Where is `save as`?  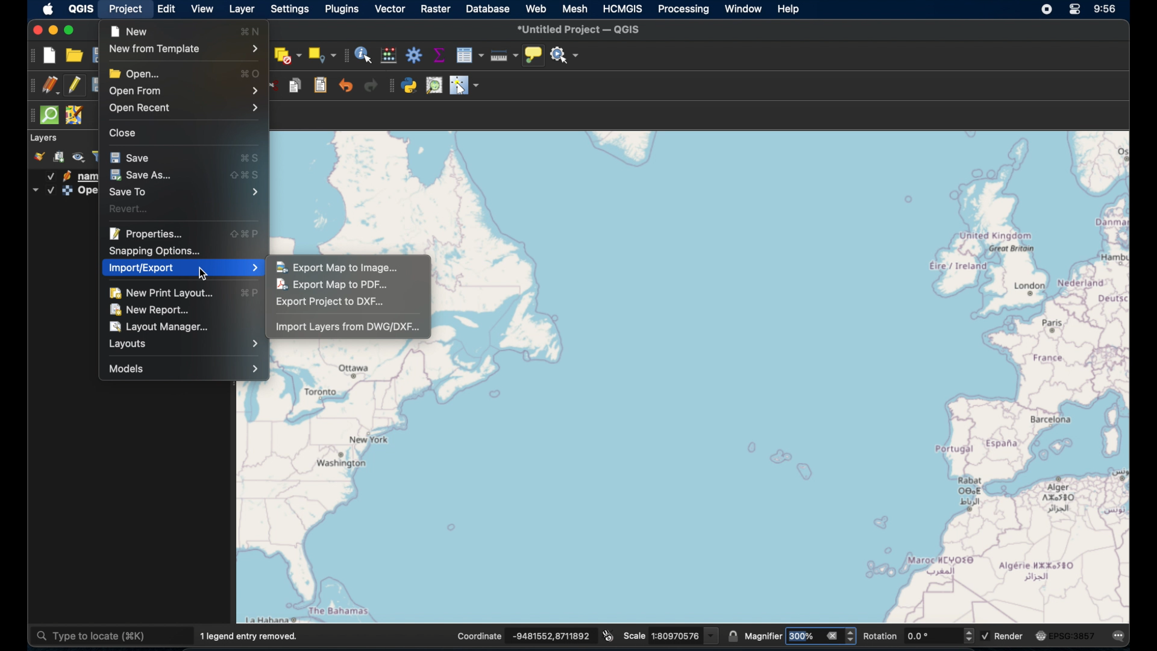
save as is located at coordinates (142, 174).